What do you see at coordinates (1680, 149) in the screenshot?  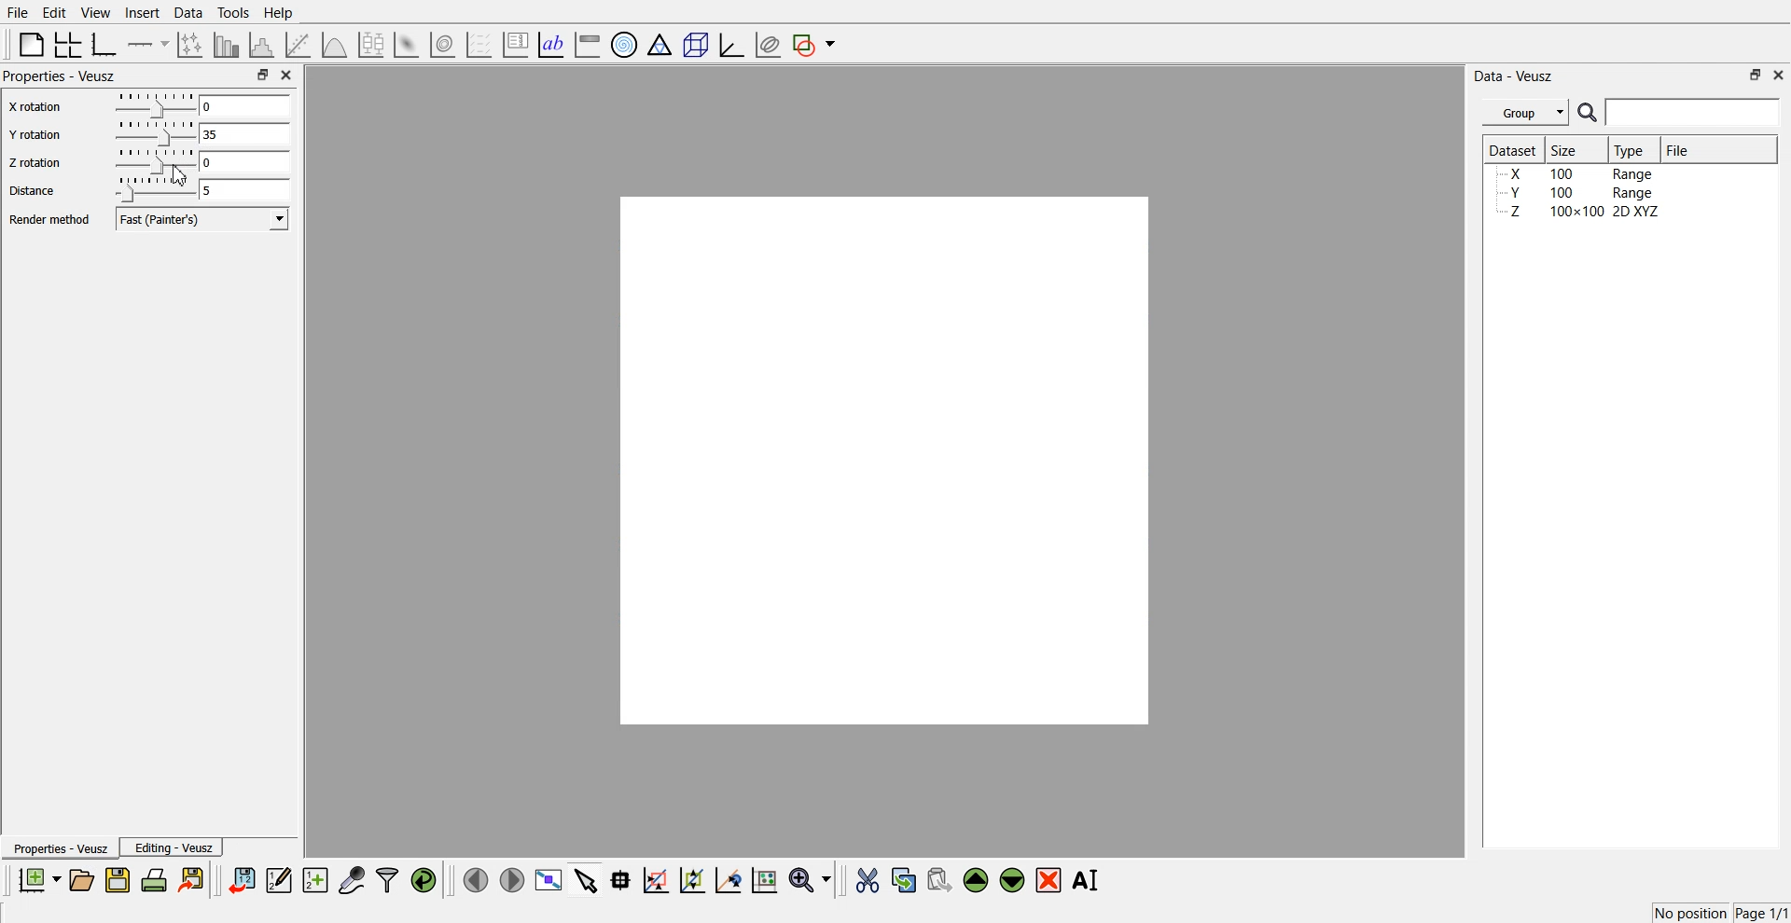 I see `File` at bounding box center [1680, 149].